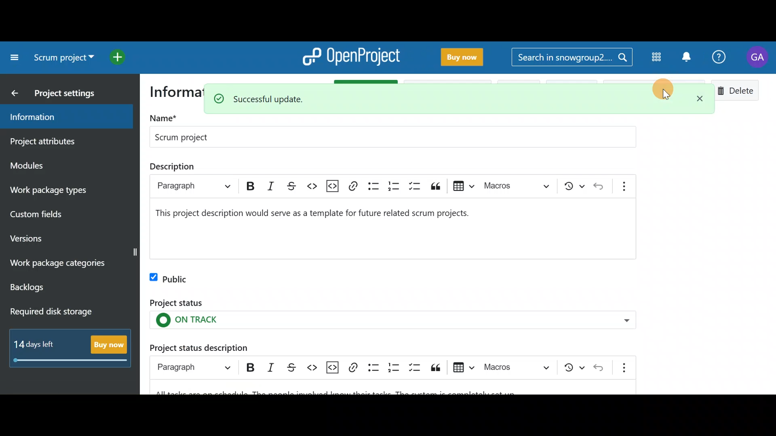 This screenshot has height=436, width=776. I want to click on Bold, so click(250, 367).